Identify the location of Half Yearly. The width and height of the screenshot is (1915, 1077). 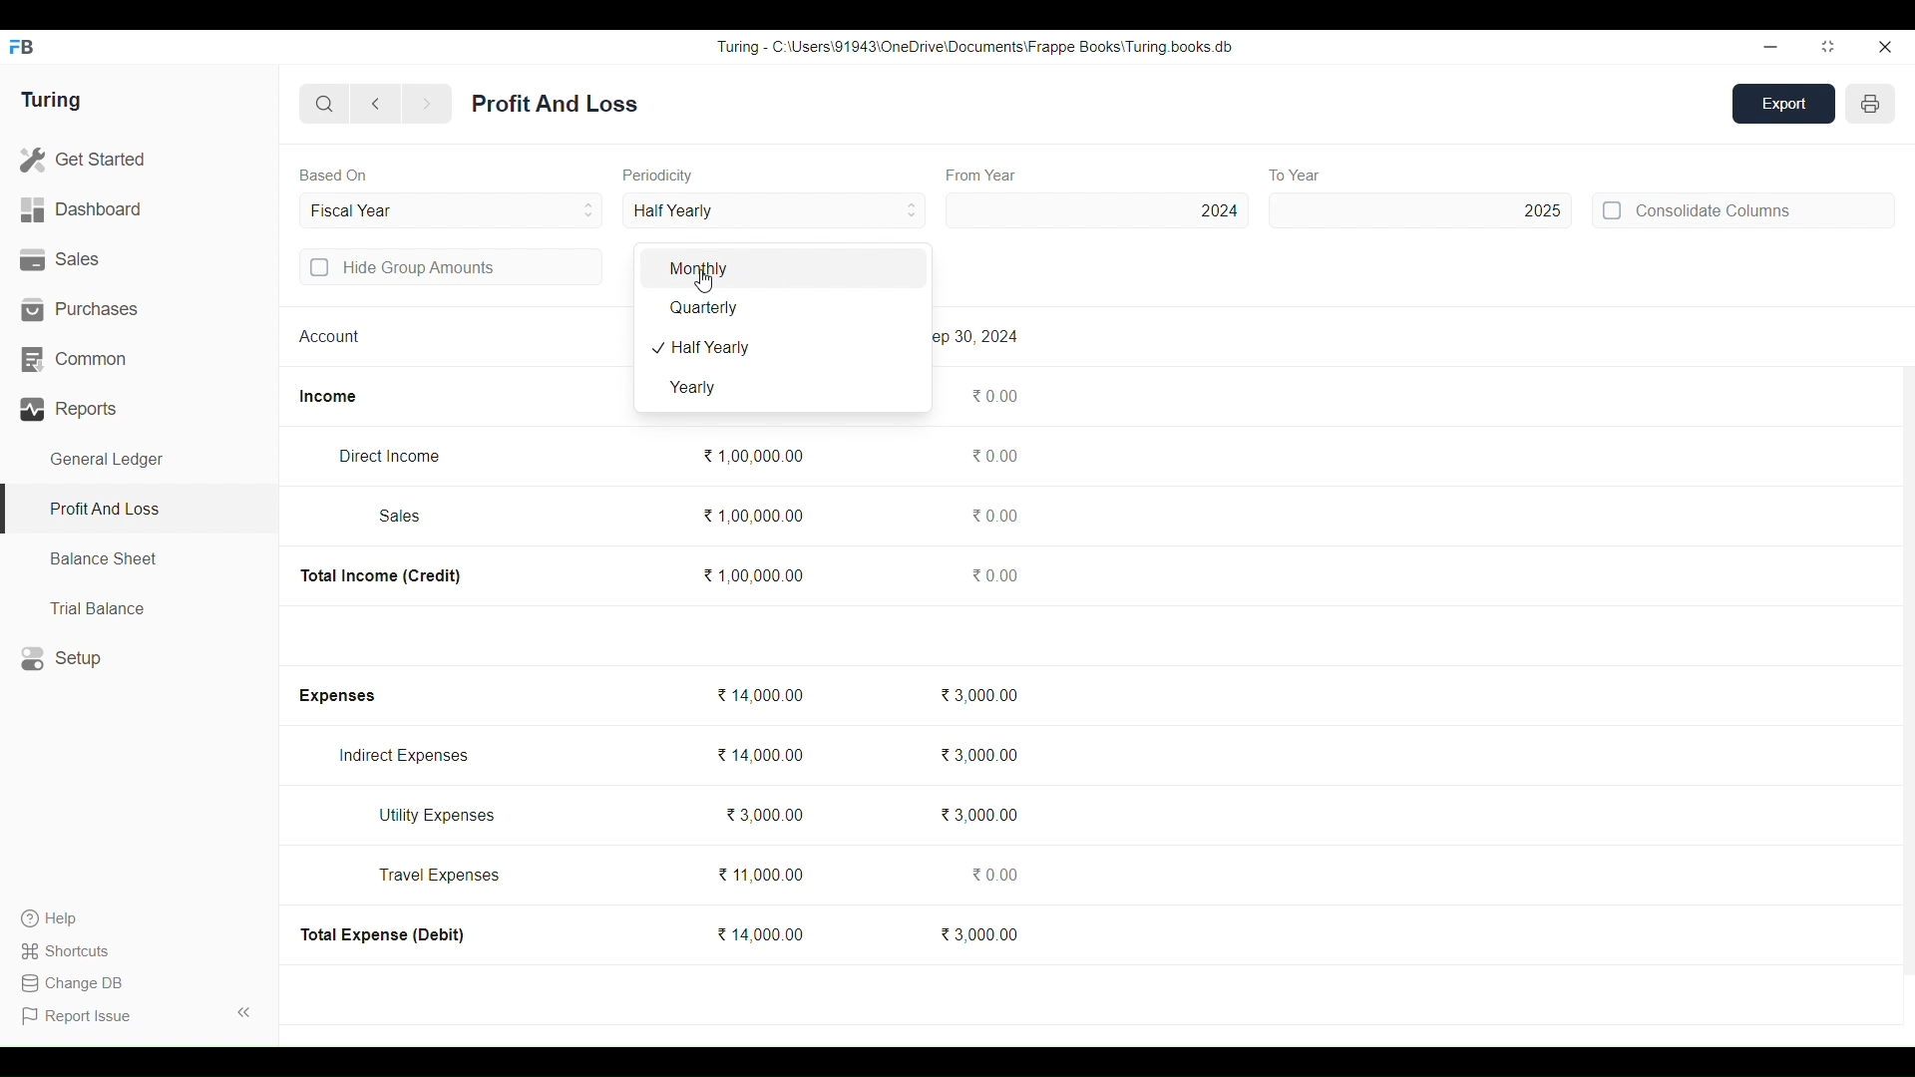
(774, 209).